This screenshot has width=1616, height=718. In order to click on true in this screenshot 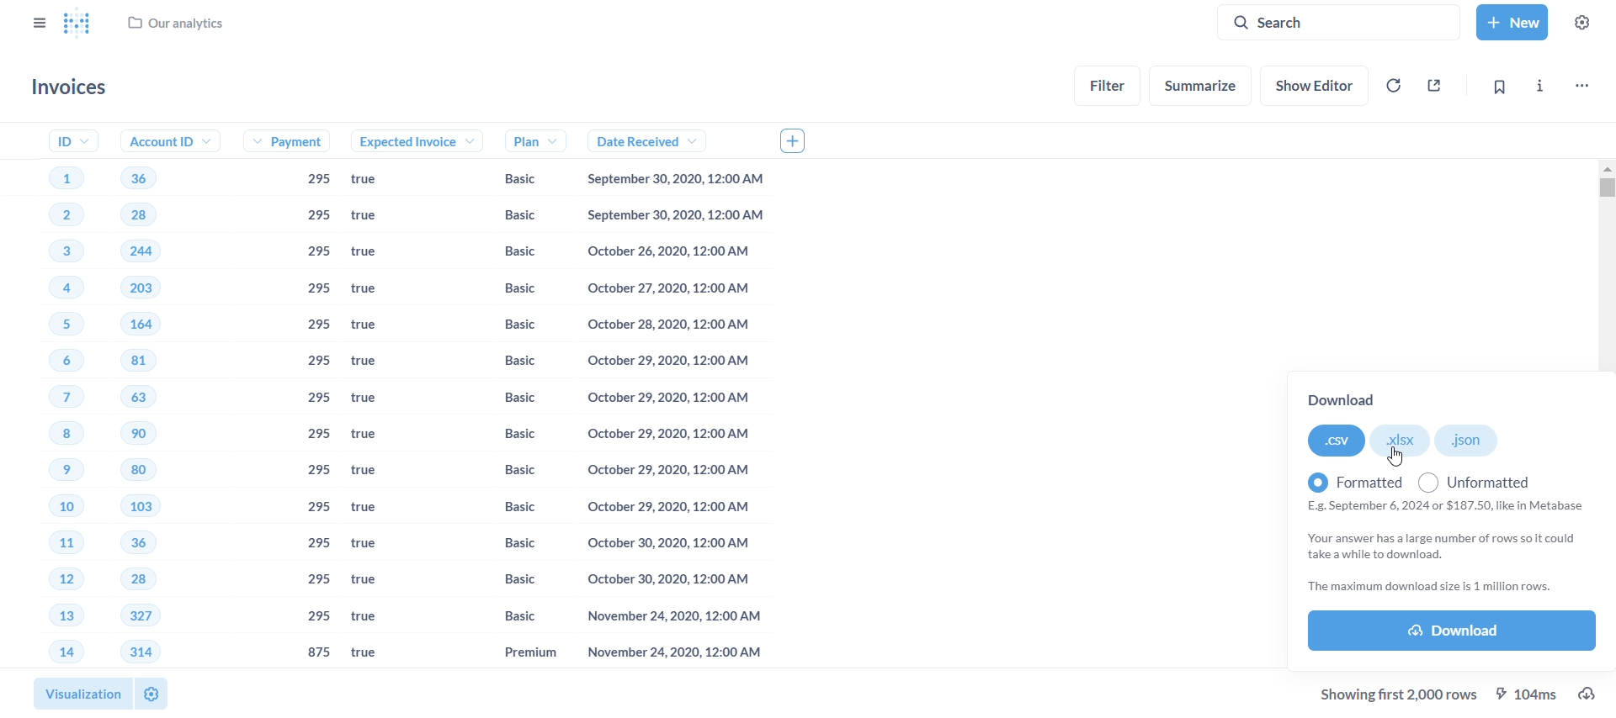, I will do `click(380, 180)`.